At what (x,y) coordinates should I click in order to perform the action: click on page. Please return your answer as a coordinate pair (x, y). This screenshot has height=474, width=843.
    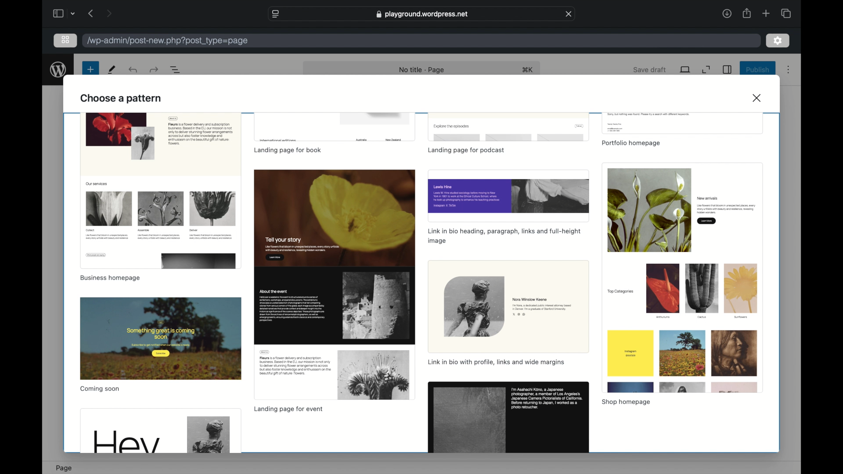
    Looking at the image, I should click on (64, 467).